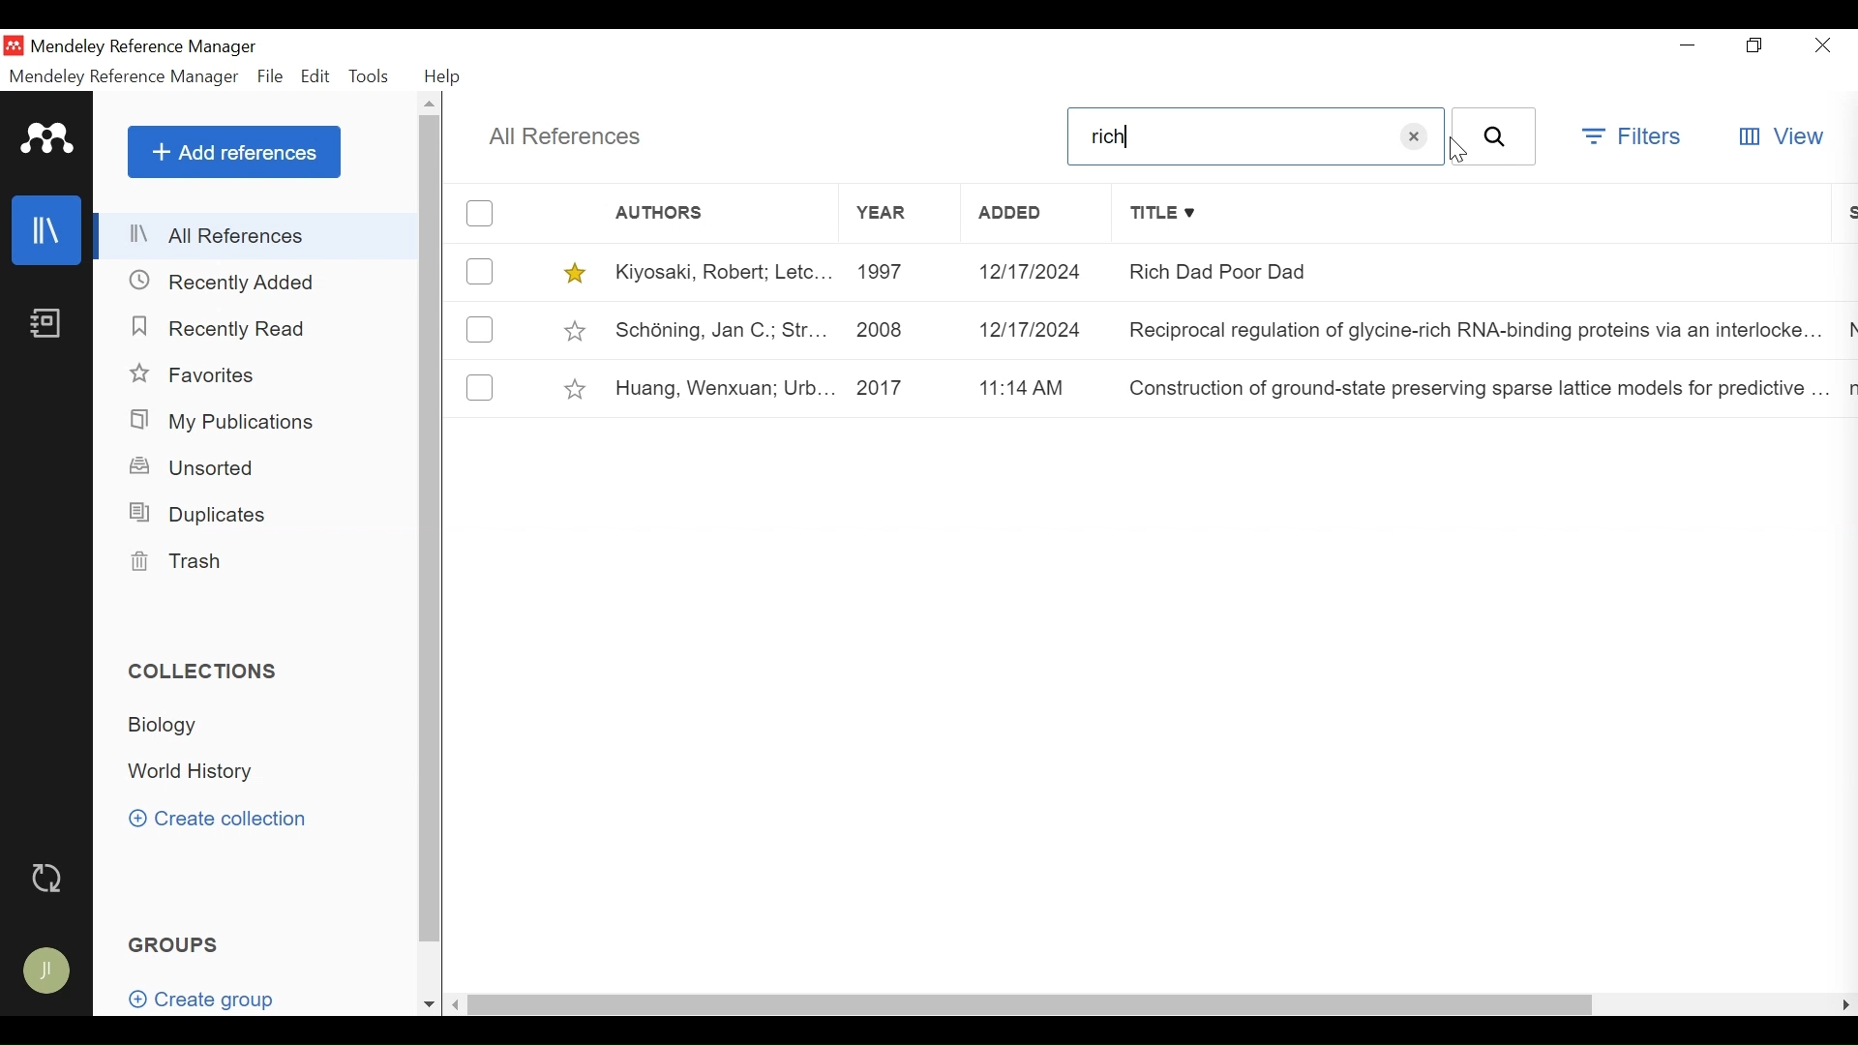 The width and height of the screenshot is (1858, 1045). What do you see at coordinates (48, 321) in the screenshot?
I see `Notebook` at bounding box center [48, 321].